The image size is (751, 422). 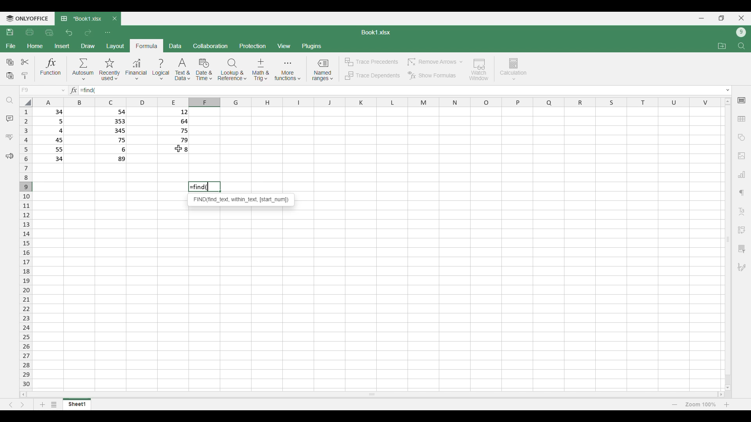 I want to click on Close interface, so click(x=742, y=18).